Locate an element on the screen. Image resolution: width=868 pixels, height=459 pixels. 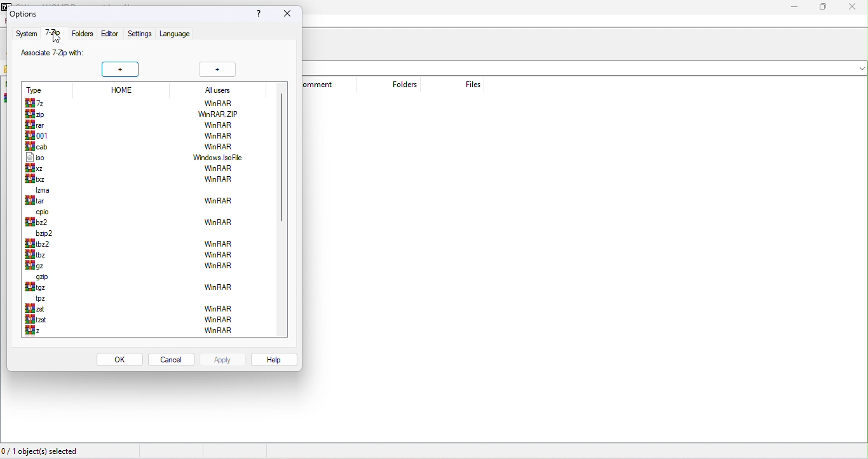
7 zip is located at coordinates (53, 34).